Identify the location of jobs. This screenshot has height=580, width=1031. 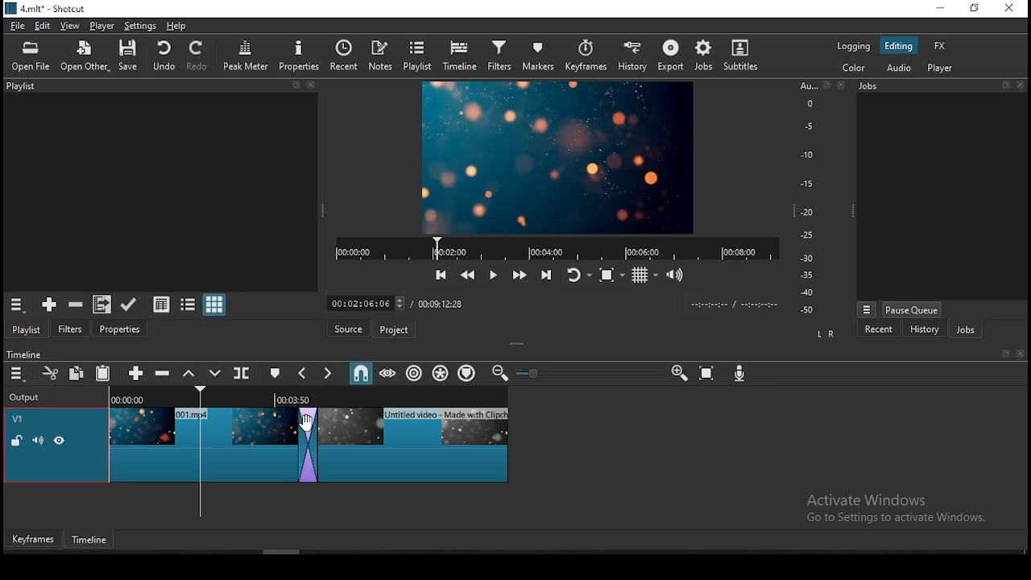
(702, 56).